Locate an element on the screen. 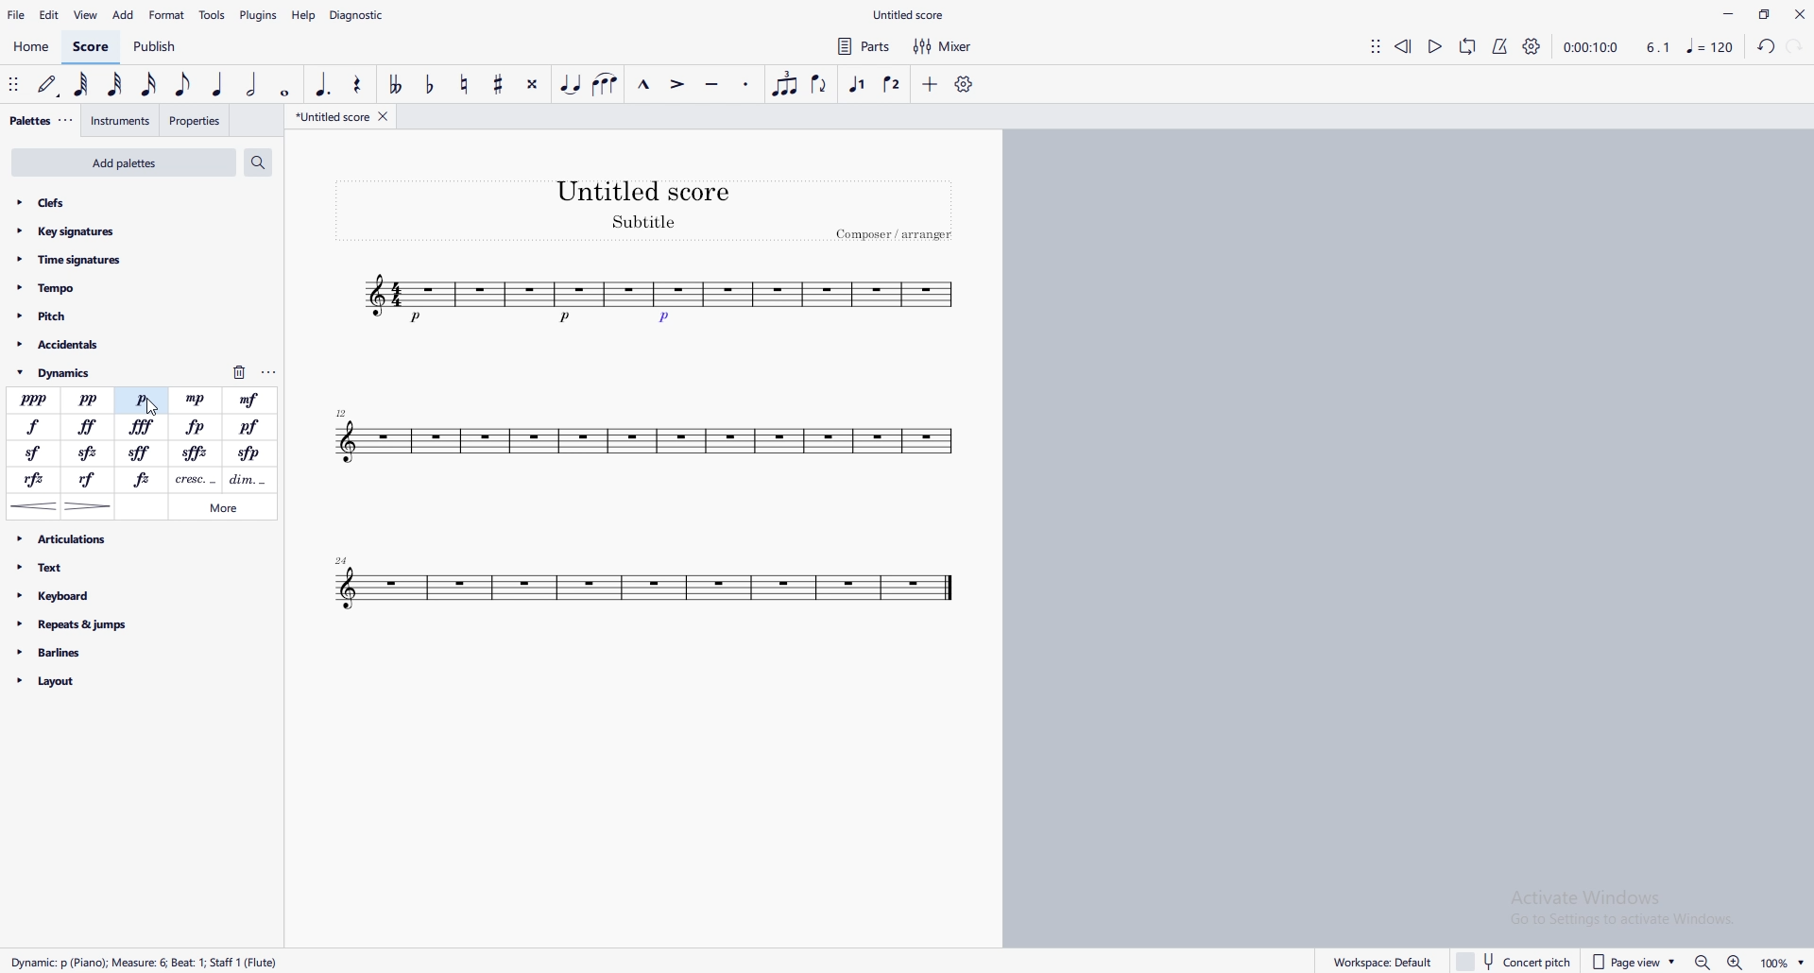 The width and height of the screenshot is (1814, 973). quarter note is located at coordinates (220, 85).